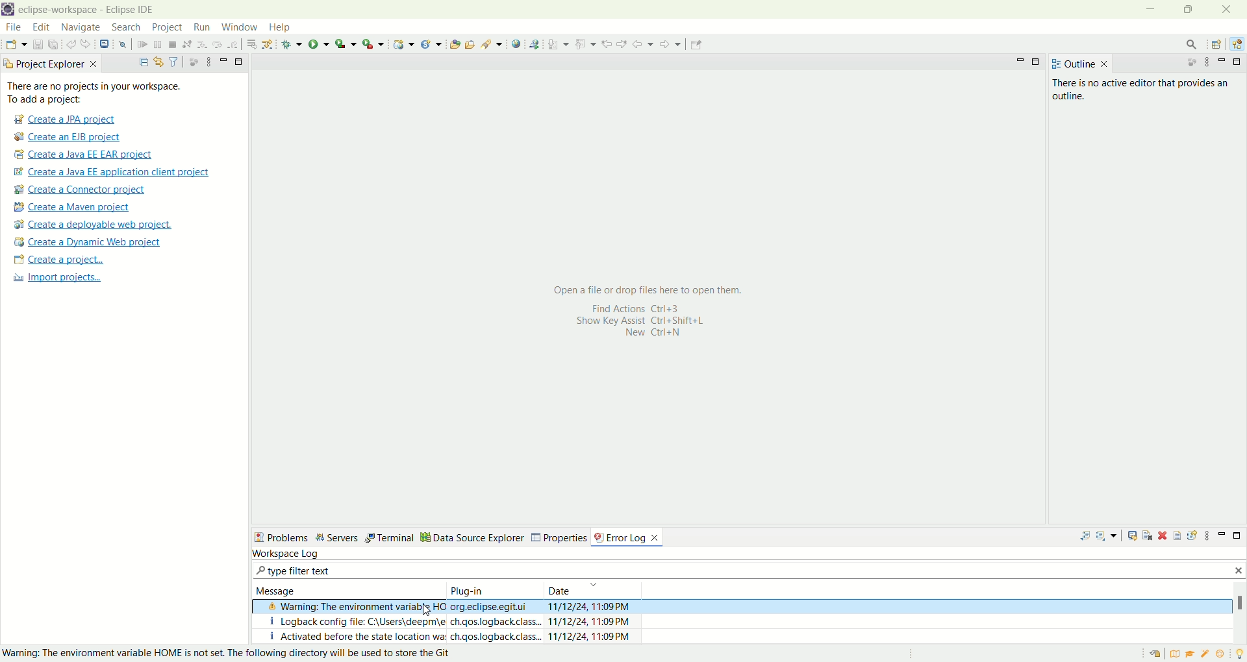  I want to click on there is no active editor that provides an outline, so click(1146, 88).